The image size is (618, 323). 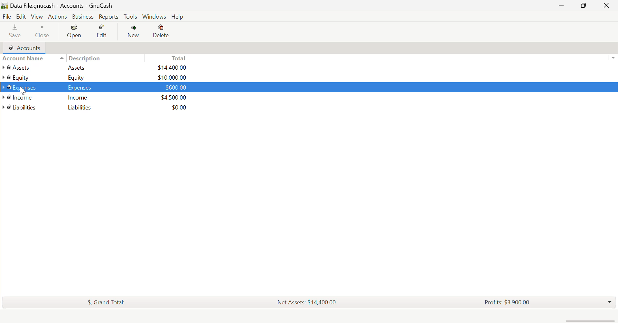 I want to click on Liabilities Account, so click(x=19, y=108).